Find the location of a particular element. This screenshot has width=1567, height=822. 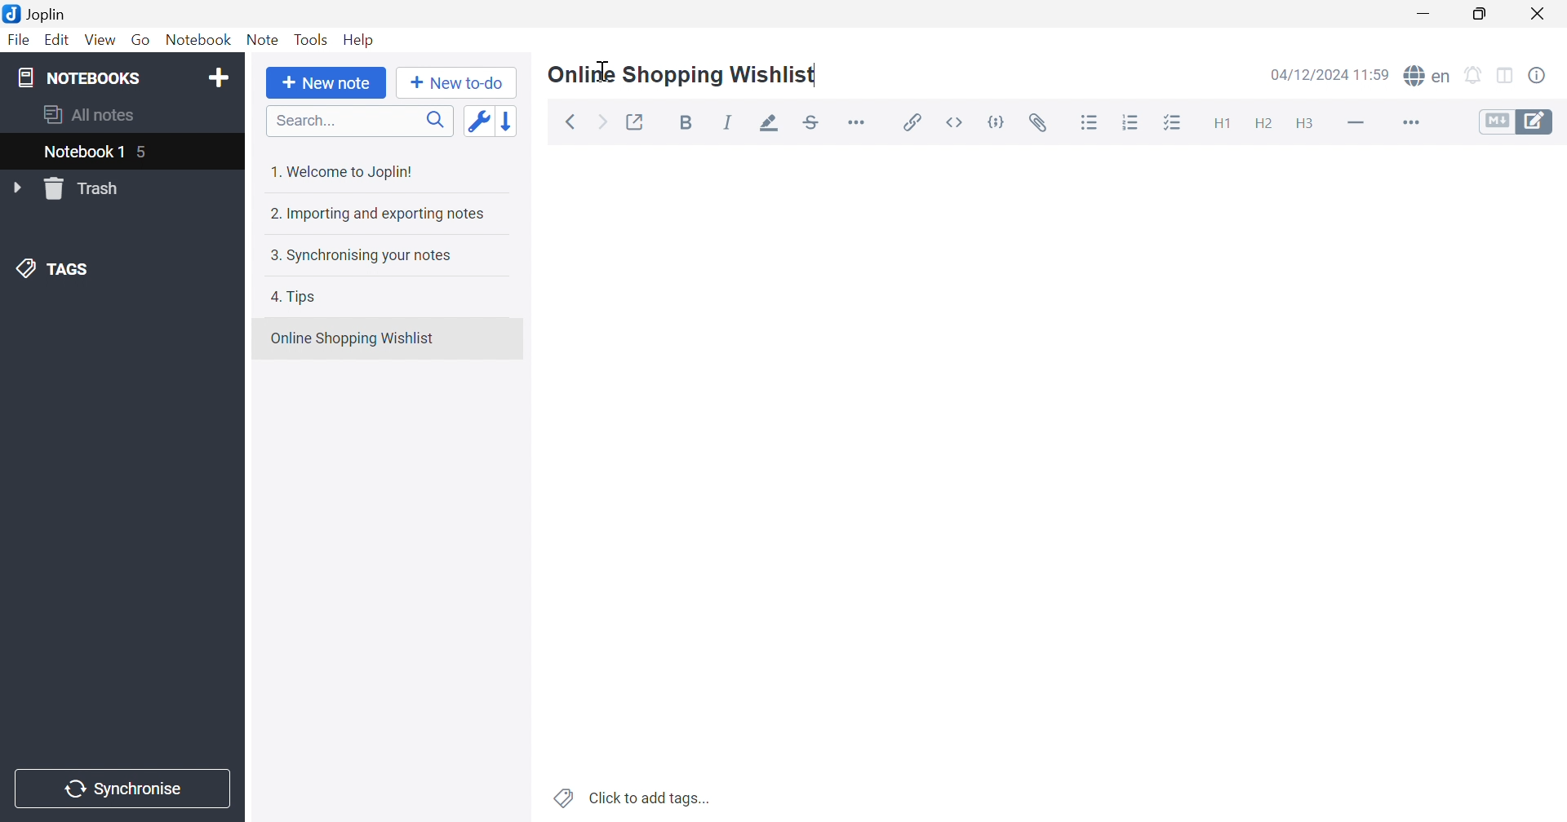

Minimize is located at coordinates (1424, 13).